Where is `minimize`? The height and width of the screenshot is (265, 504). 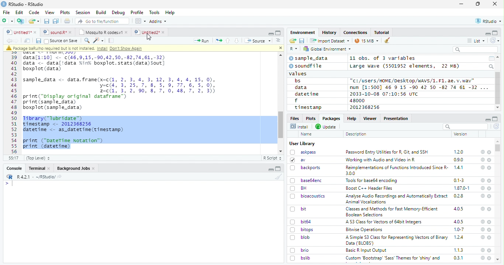
minimize is located at coordinates (462, 4).